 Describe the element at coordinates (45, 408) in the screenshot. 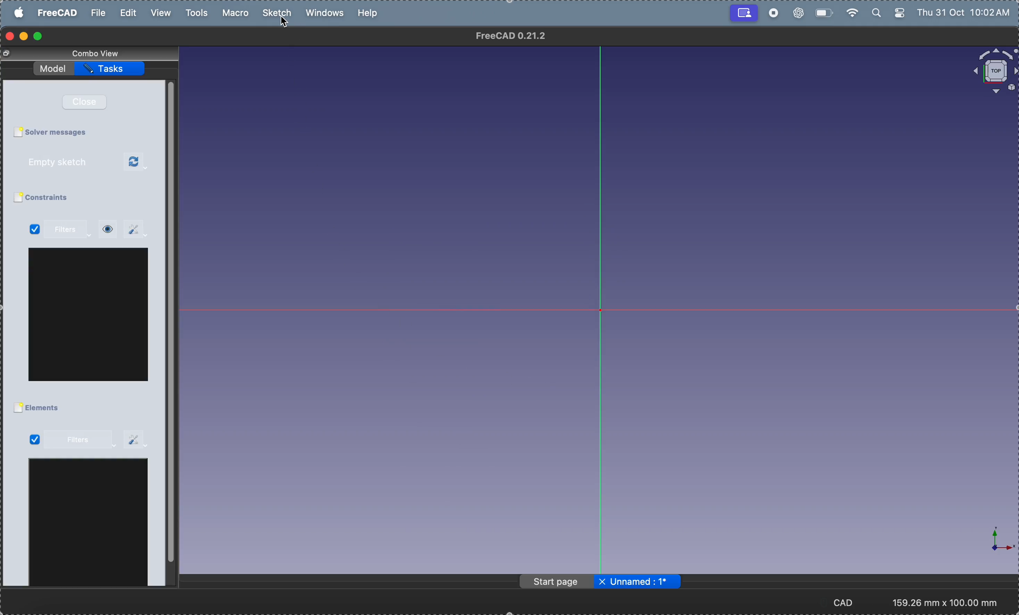

I see `elements` at that location.